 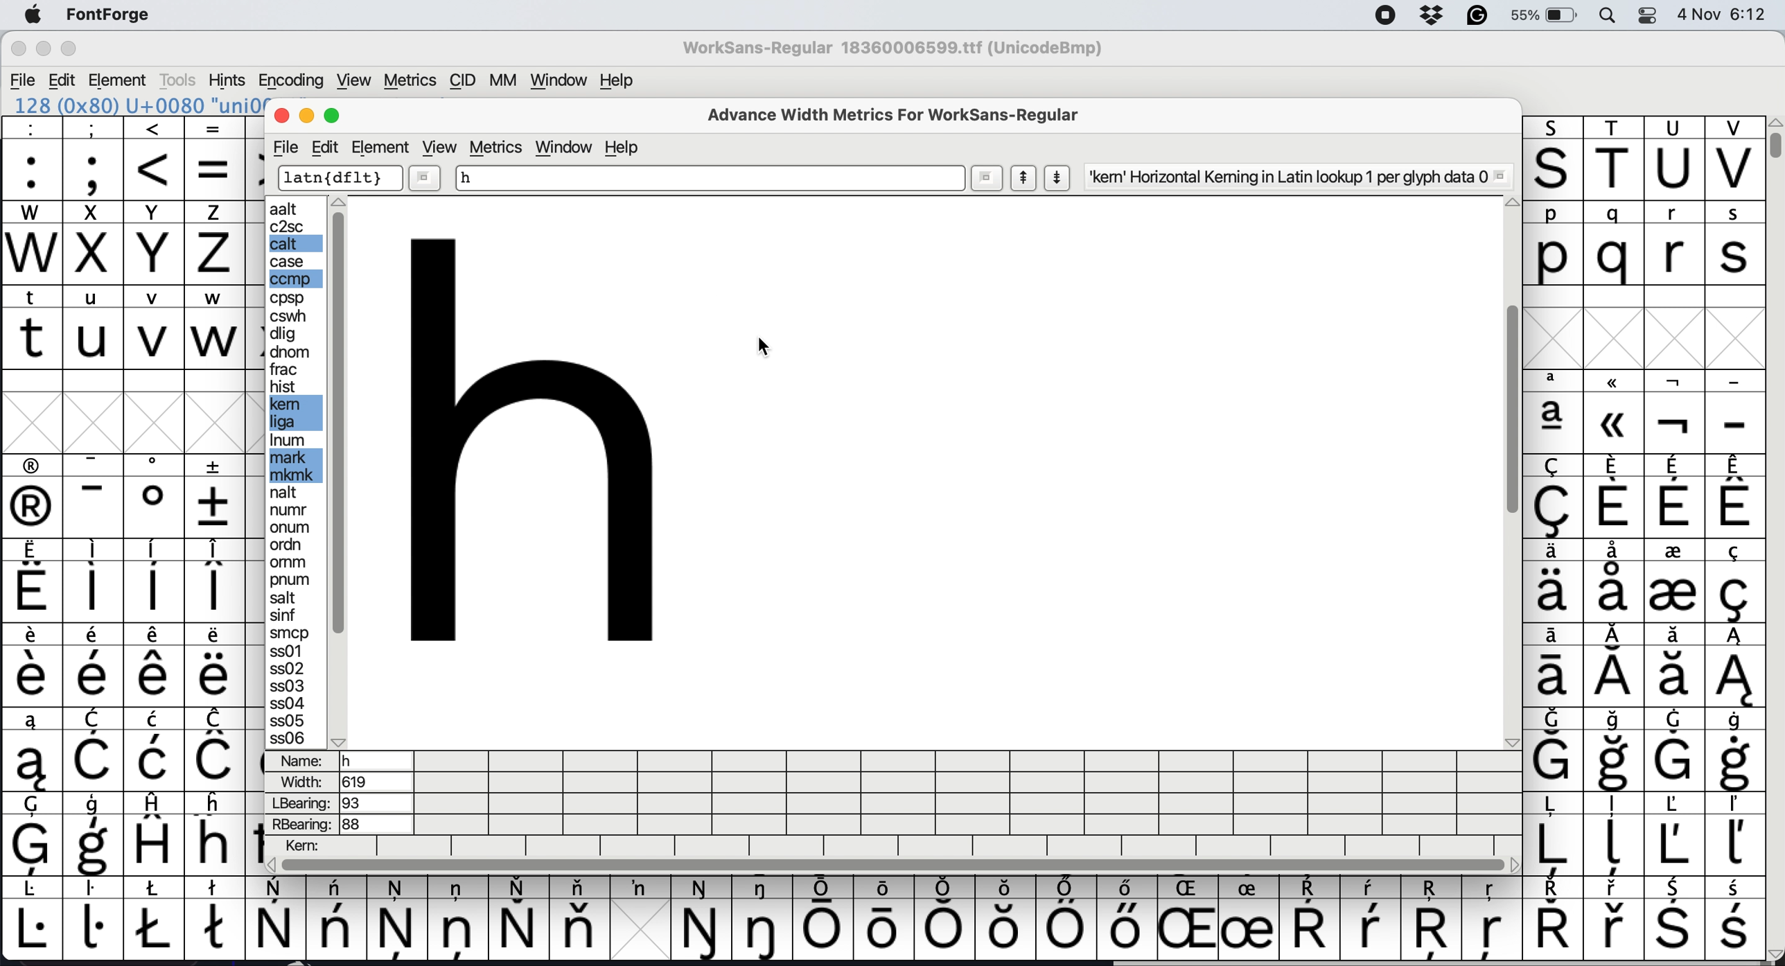 What do you see at coordinates (1652, 15) in the screenshot?
I see `control center` at bounding box center [1652, 15].